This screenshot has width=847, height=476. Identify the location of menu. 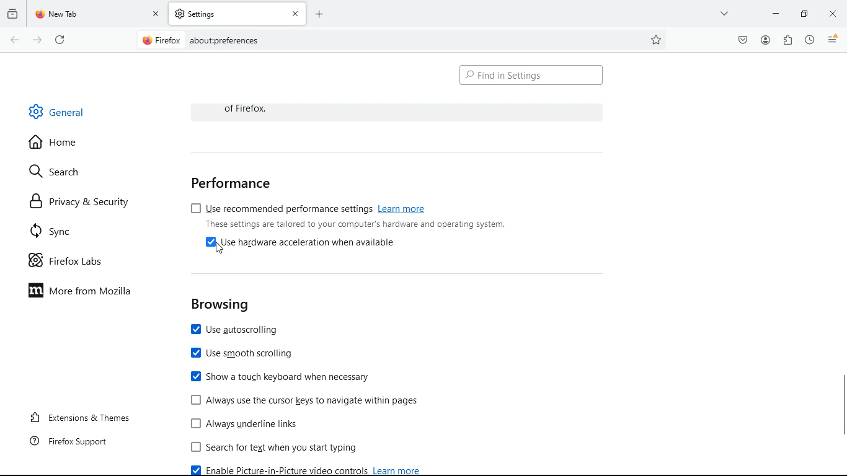
(833, 40).